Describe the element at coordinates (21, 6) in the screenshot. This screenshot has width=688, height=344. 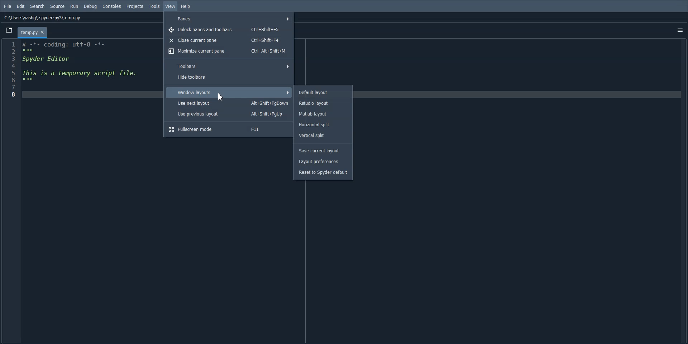
I see `Edit` at that location.